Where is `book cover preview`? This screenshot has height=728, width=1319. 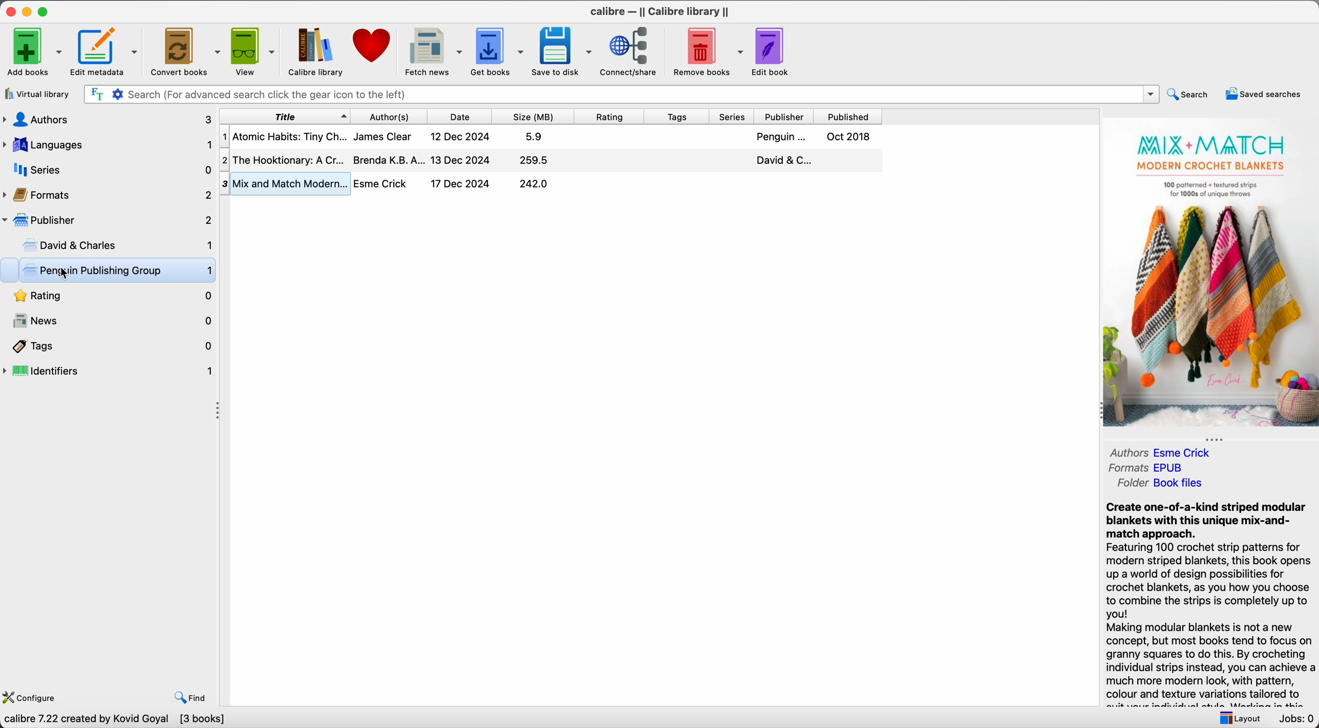
book cover preview is located at coordinates (1211, 274).